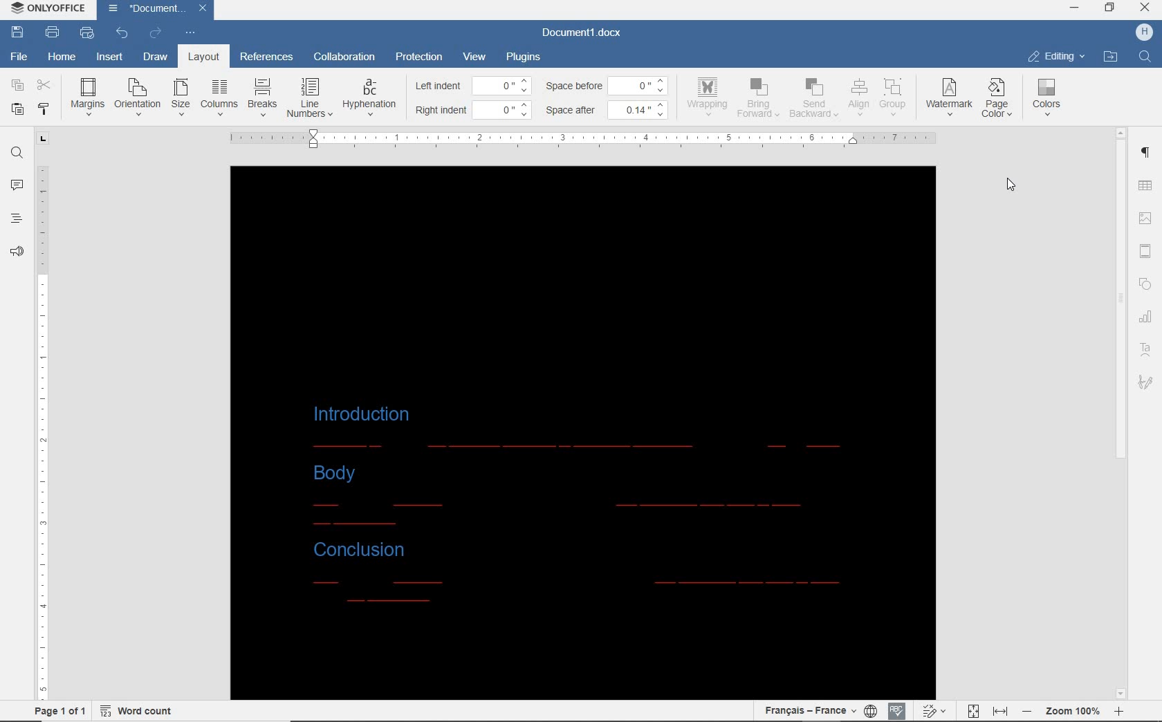 Image resolution: width=1162 pixels, height=722 pixels. I want to click on protection, so click(418, 56).